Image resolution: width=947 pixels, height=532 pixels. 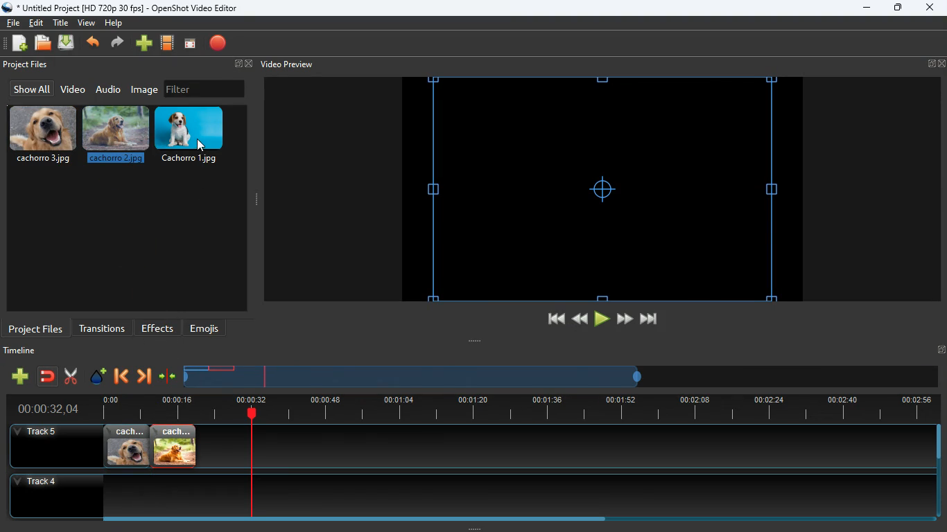 I want to click on project files, so click(x=27, y=65).